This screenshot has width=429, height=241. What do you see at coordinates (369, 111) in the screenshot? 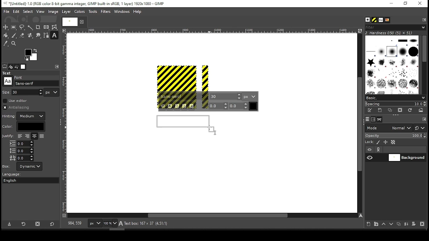
I see `edit this brush` at bounding box center [369, 111].